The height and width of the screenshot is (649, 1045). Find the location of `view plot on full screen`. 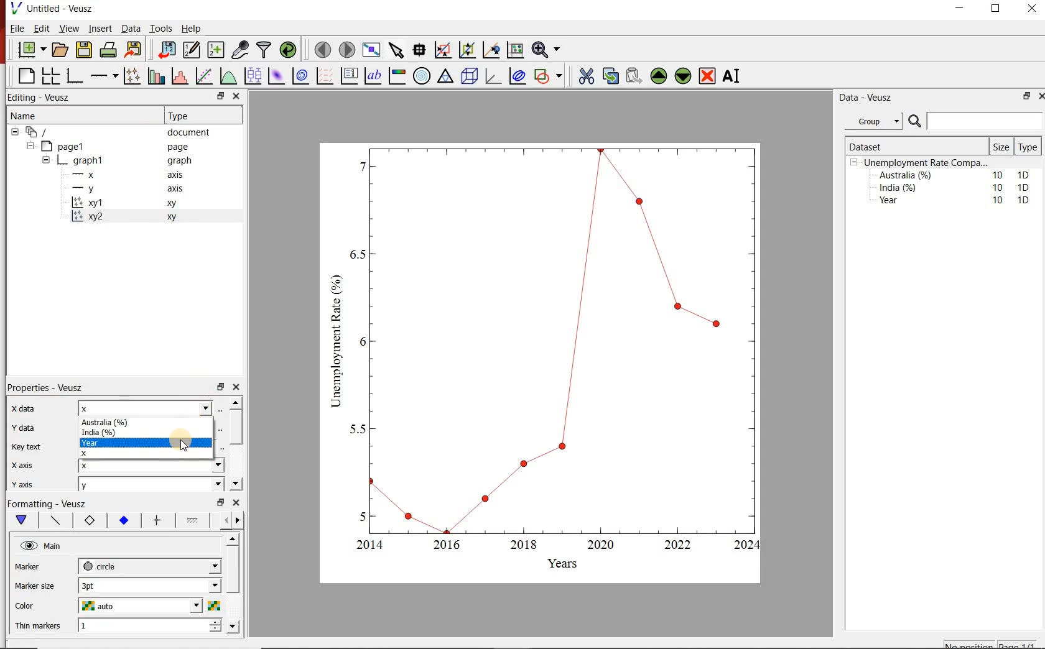

view plot on full screen is located at coordinates (373, 49).